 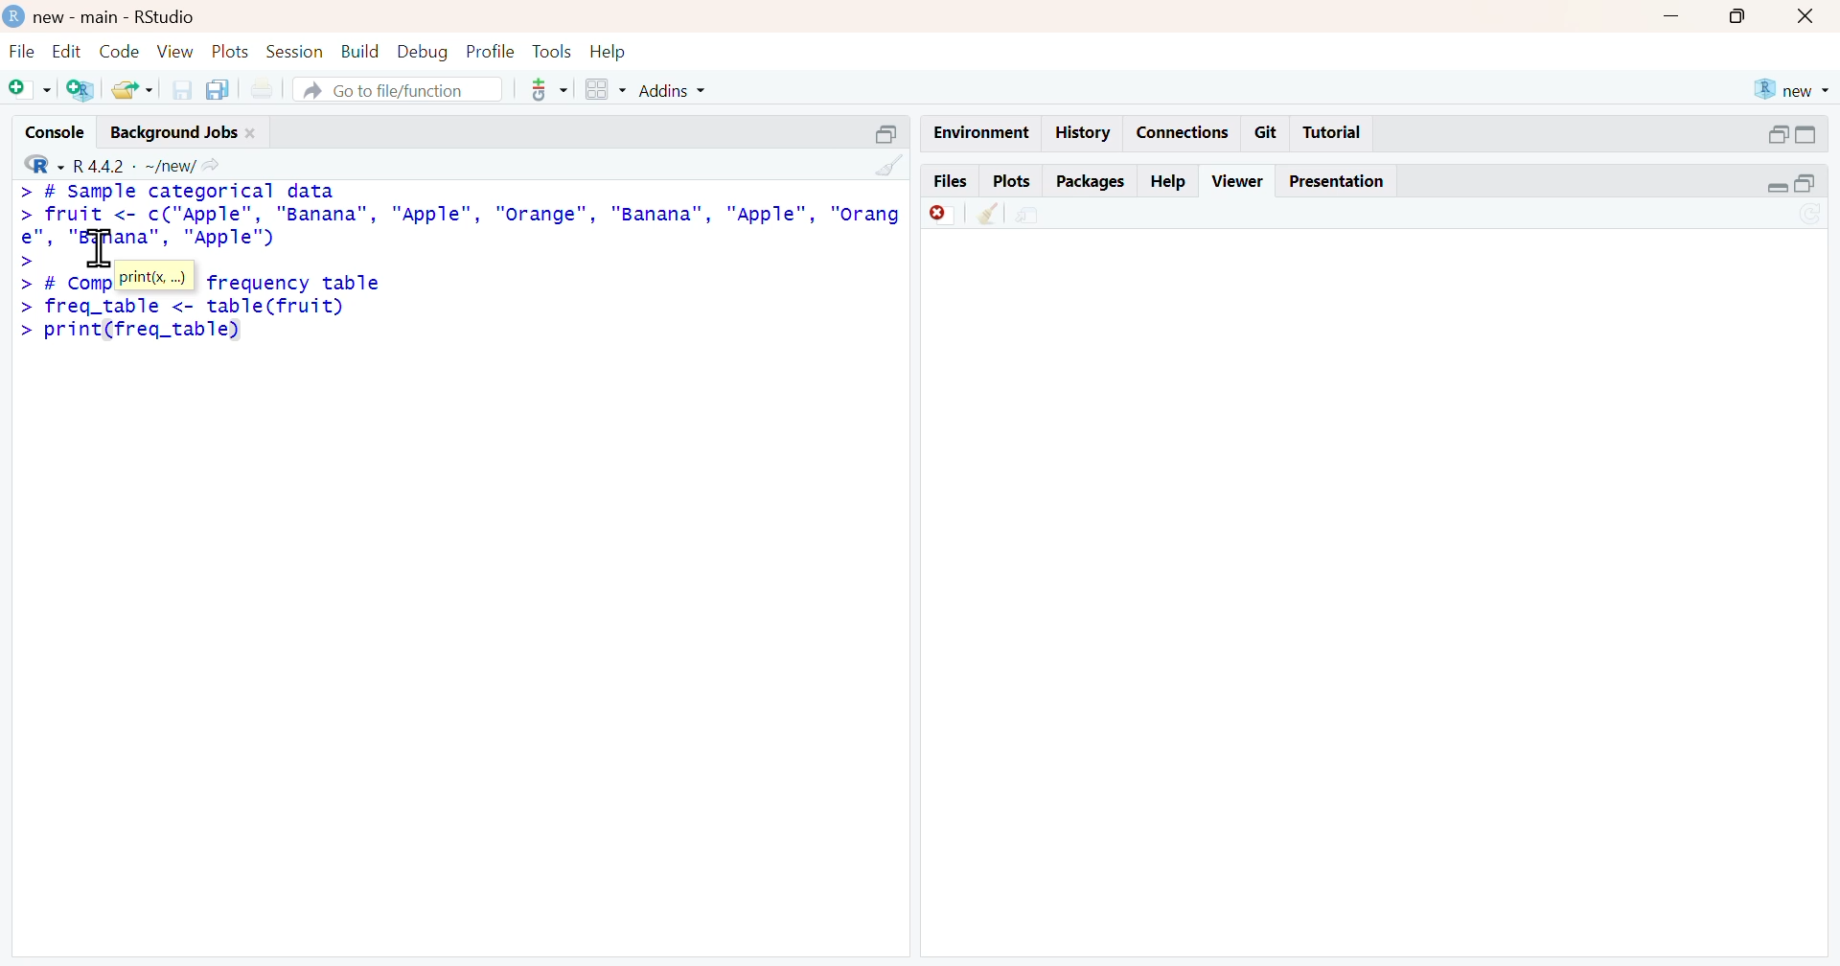 I want to click on save all open documents, so click(x=220, y=90).